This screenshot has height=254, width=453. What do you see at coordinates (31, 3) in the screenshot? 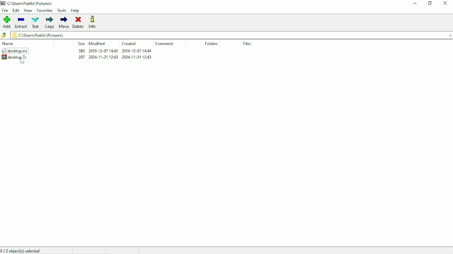
I see `C\Users\Pubhc\ Pictures,` at bounding box center [31, 3].